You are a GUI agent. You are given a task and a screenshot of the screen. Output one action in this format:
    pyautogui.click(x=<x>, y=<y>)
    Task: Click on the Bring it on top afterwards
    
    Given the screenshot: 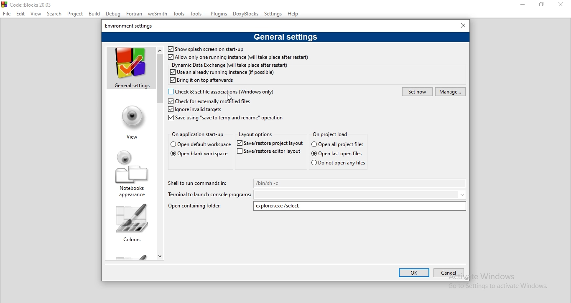 What is the action you would take?
    pyautogui.click(x=203, y=81)
    